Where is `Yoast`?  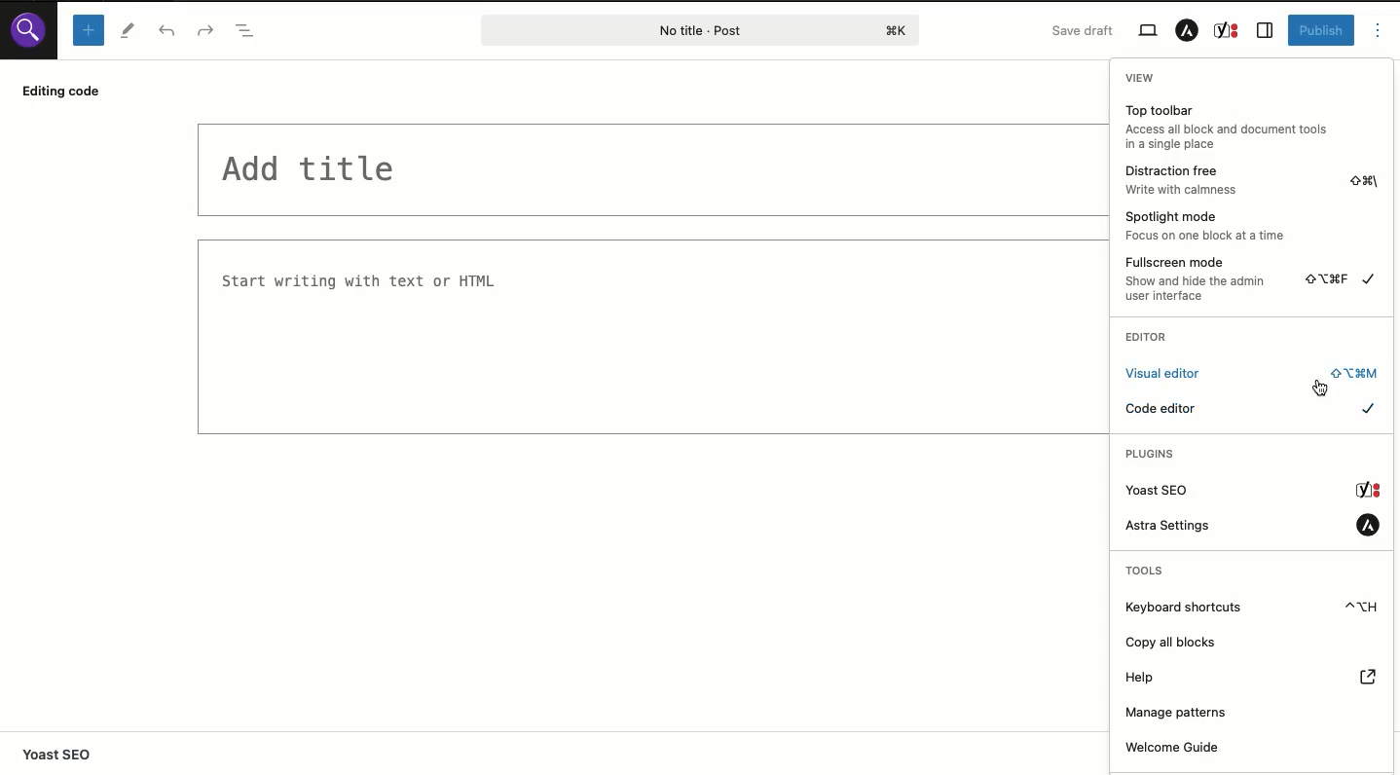 Yoast is located at coordinates (1251, 491).